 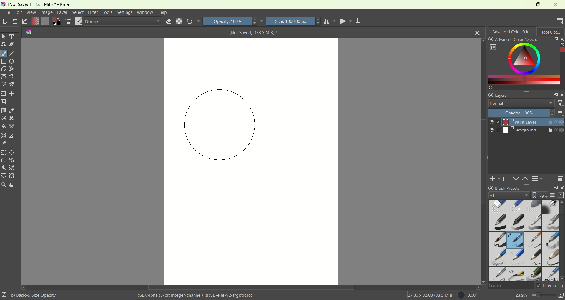 I want to click on preserve alpha, so click(x=179, y=22).